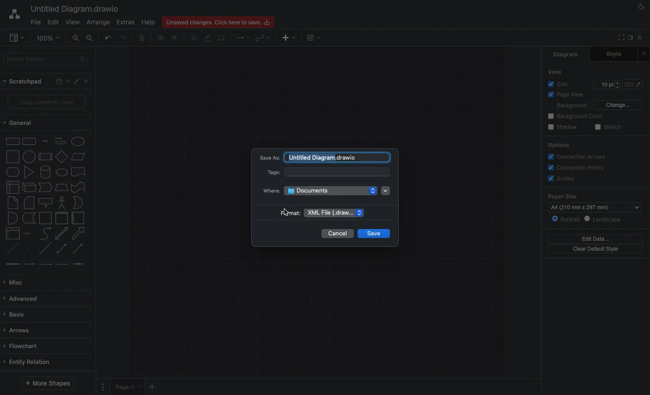  Describe the element at coordinates (123, 37) in the screenshot. I see `Redo` at that location.